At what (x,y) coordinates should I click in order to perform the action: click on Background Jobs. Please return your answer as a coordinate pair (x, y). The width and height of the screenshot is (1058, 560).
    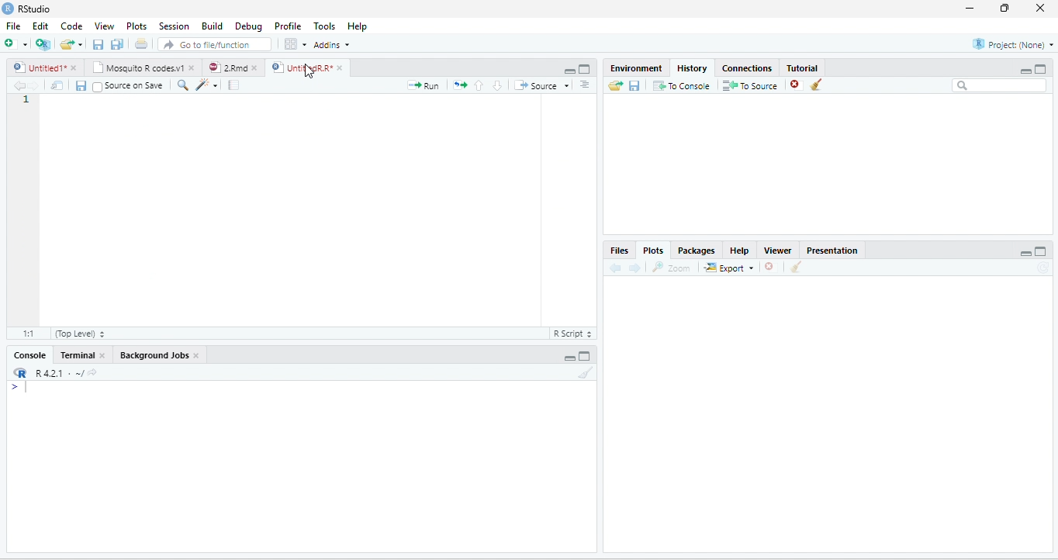
    Looking at the image, I should click on (153, 356).